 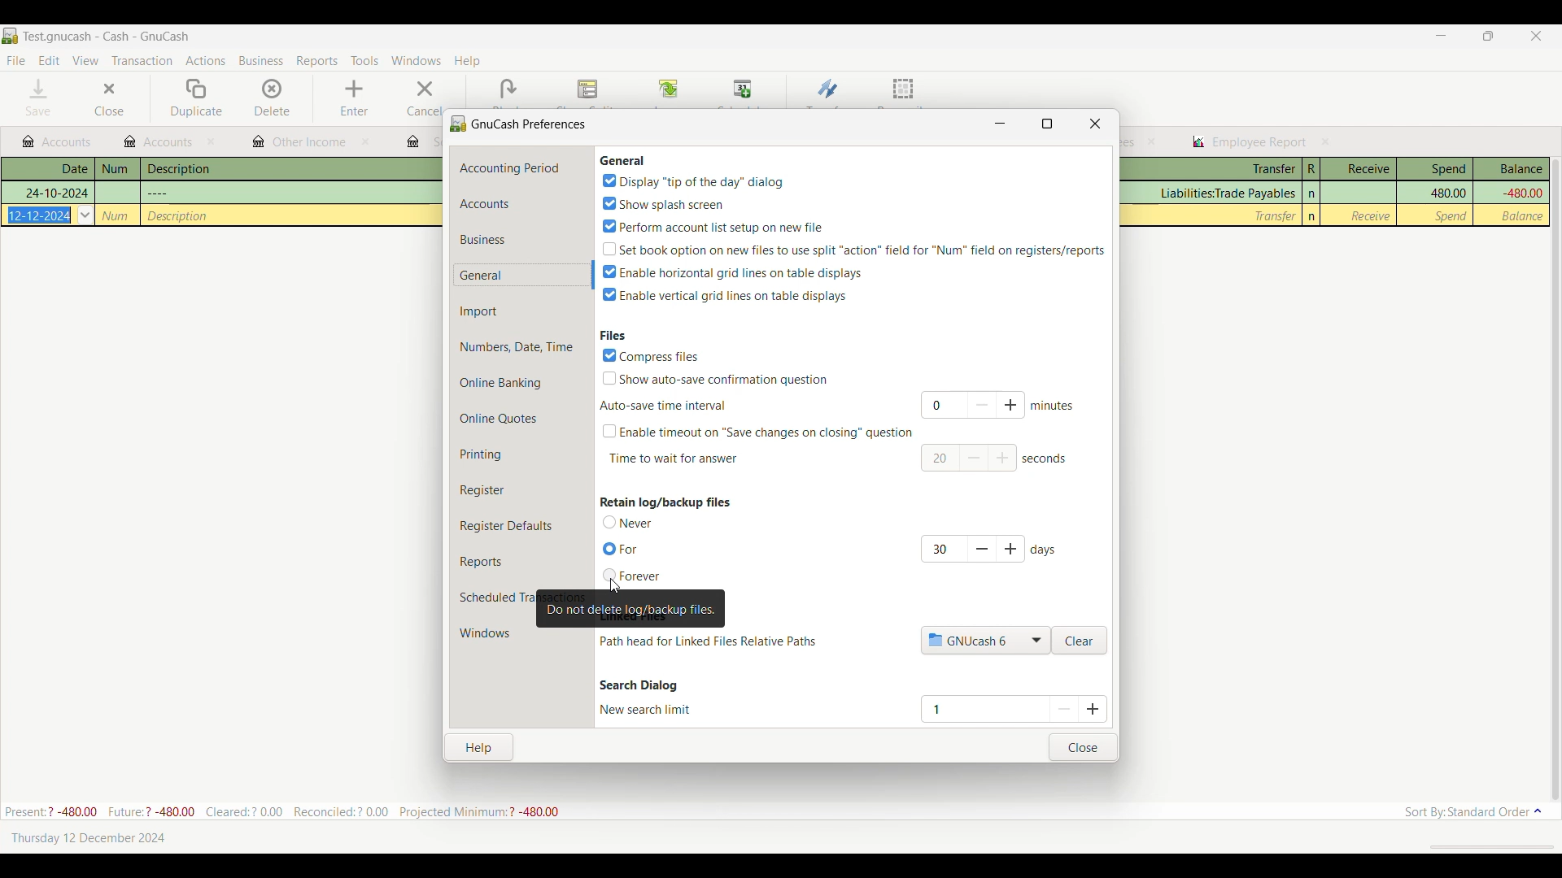 I want to click on Subtract , so click(x=980, y=404).